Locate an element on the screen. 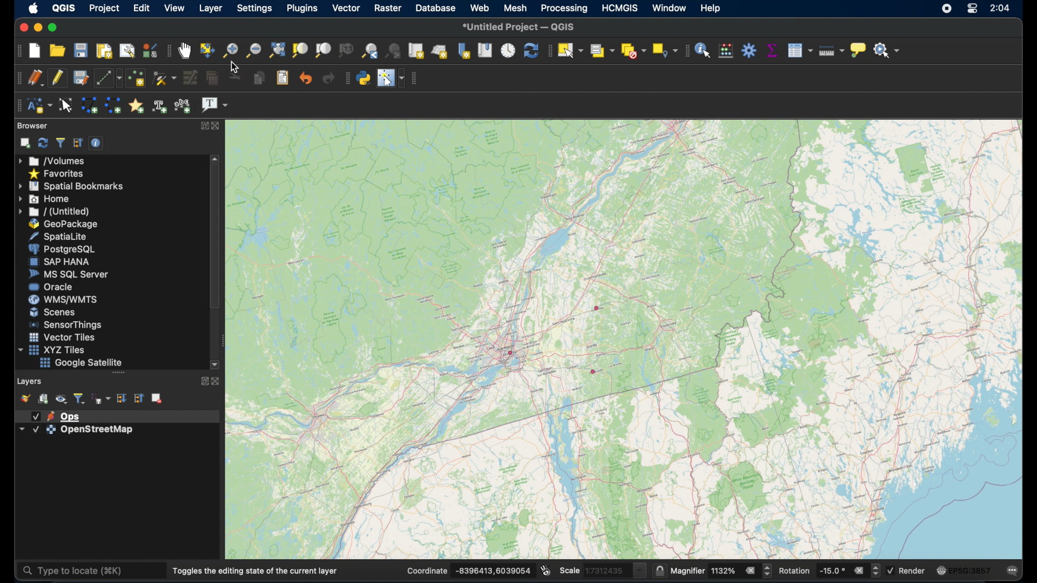 Image resolution: width=1037 pixels, height=583 pixels. scroll box is located at coordinates (216, 239).